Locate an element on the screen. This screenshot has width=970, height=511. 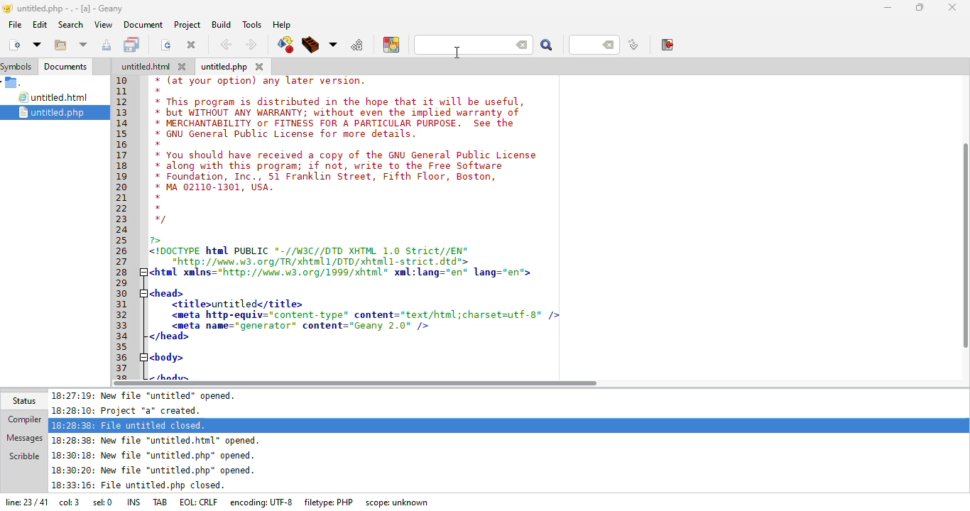
maximize is located at coordinates (920, 7).